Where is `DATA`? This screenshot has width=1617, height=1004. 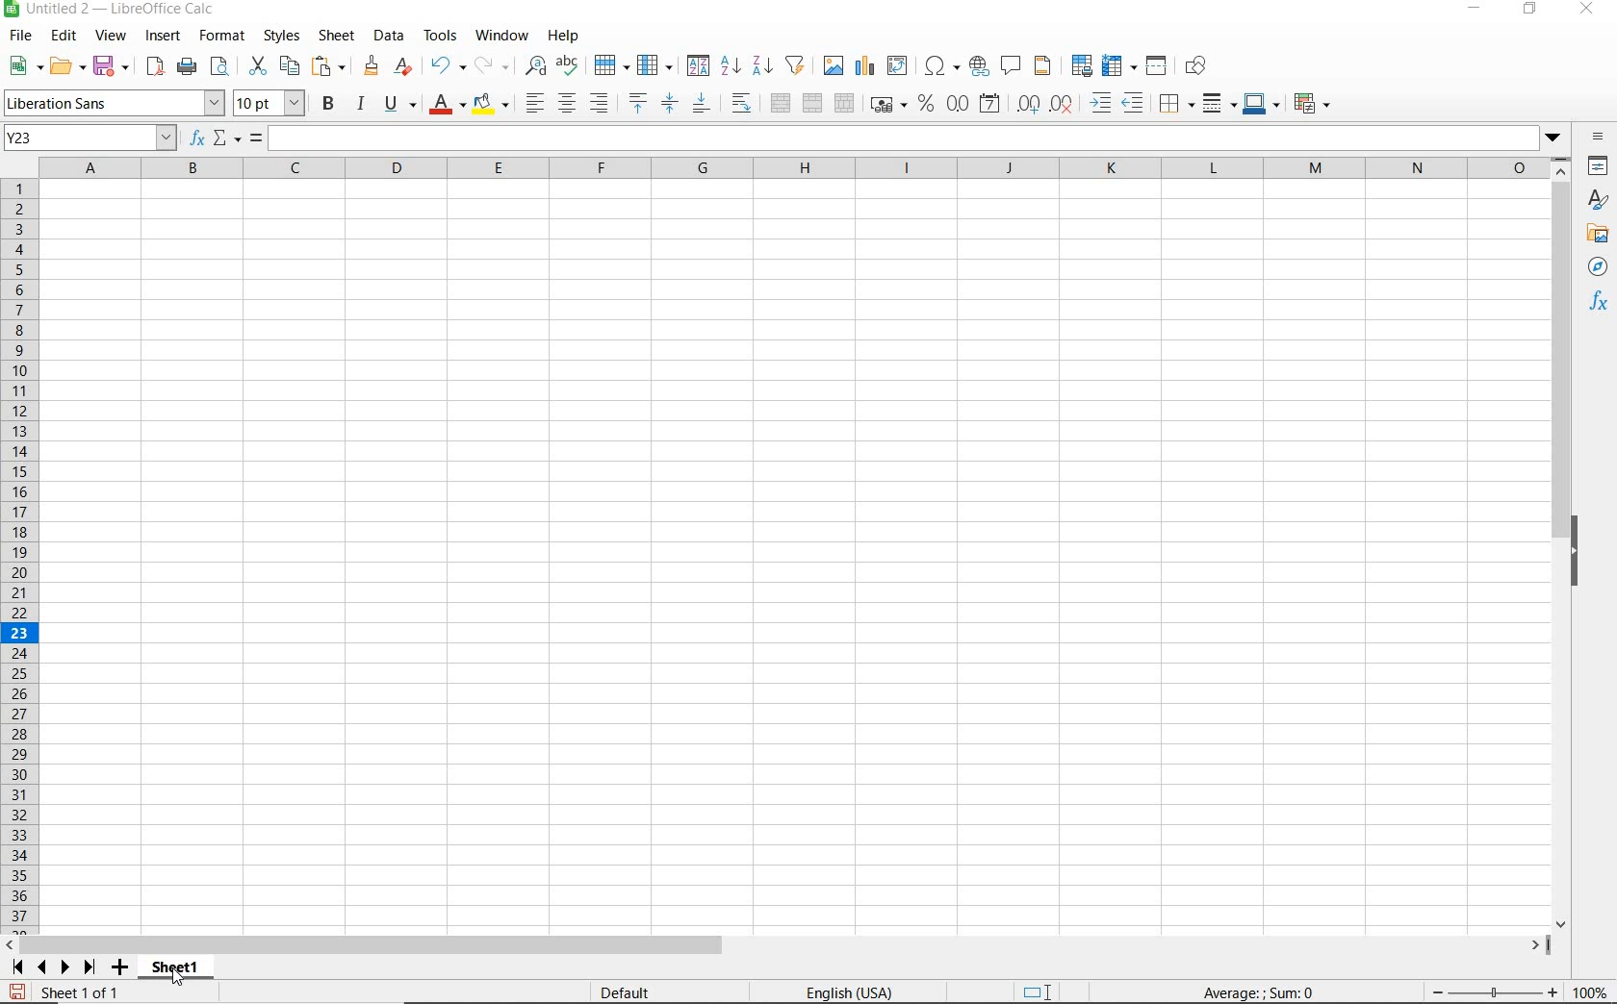
DATA is located at coordinates (389, 37).